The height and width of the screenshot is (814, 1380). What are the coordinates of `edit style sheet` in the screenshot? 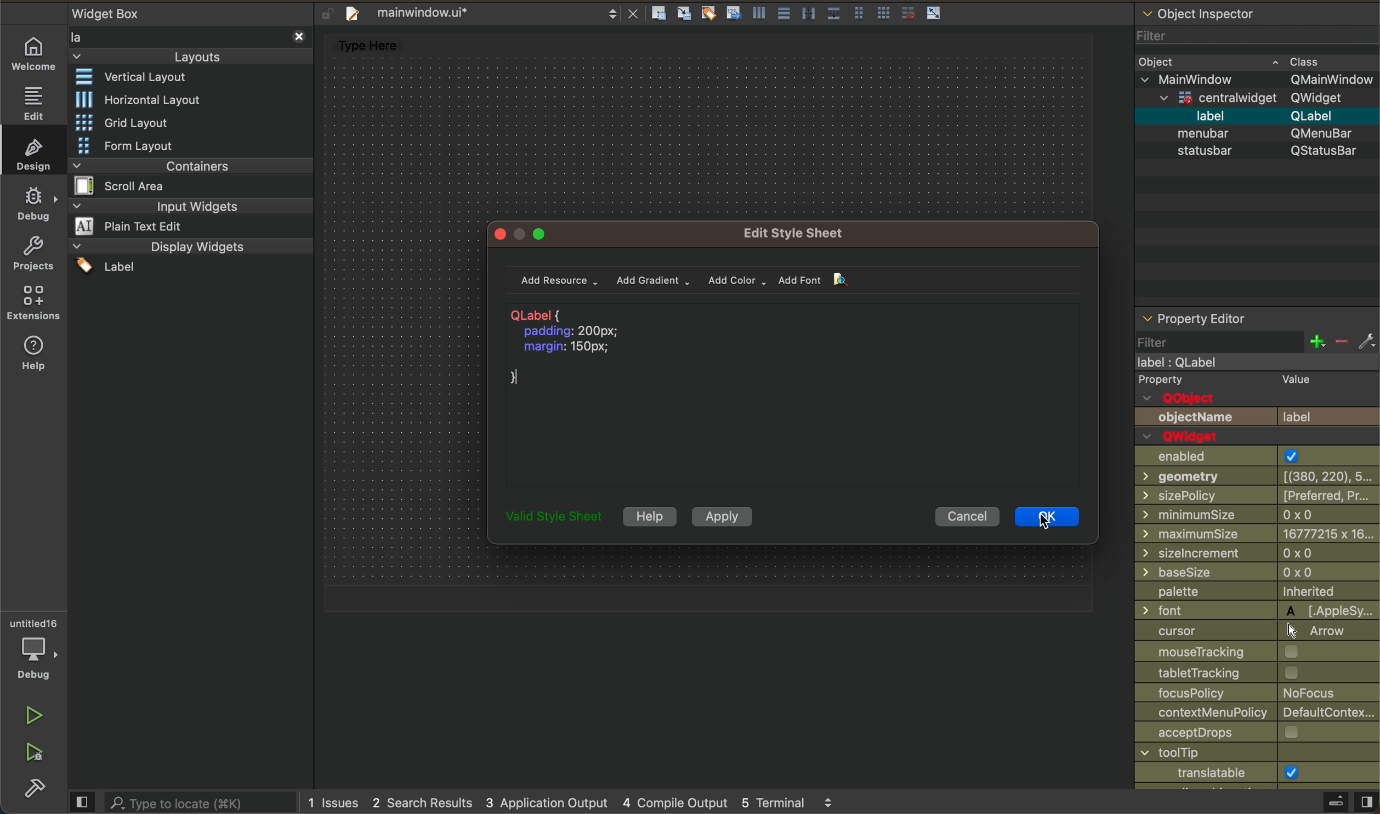 It's located at (807, 231).